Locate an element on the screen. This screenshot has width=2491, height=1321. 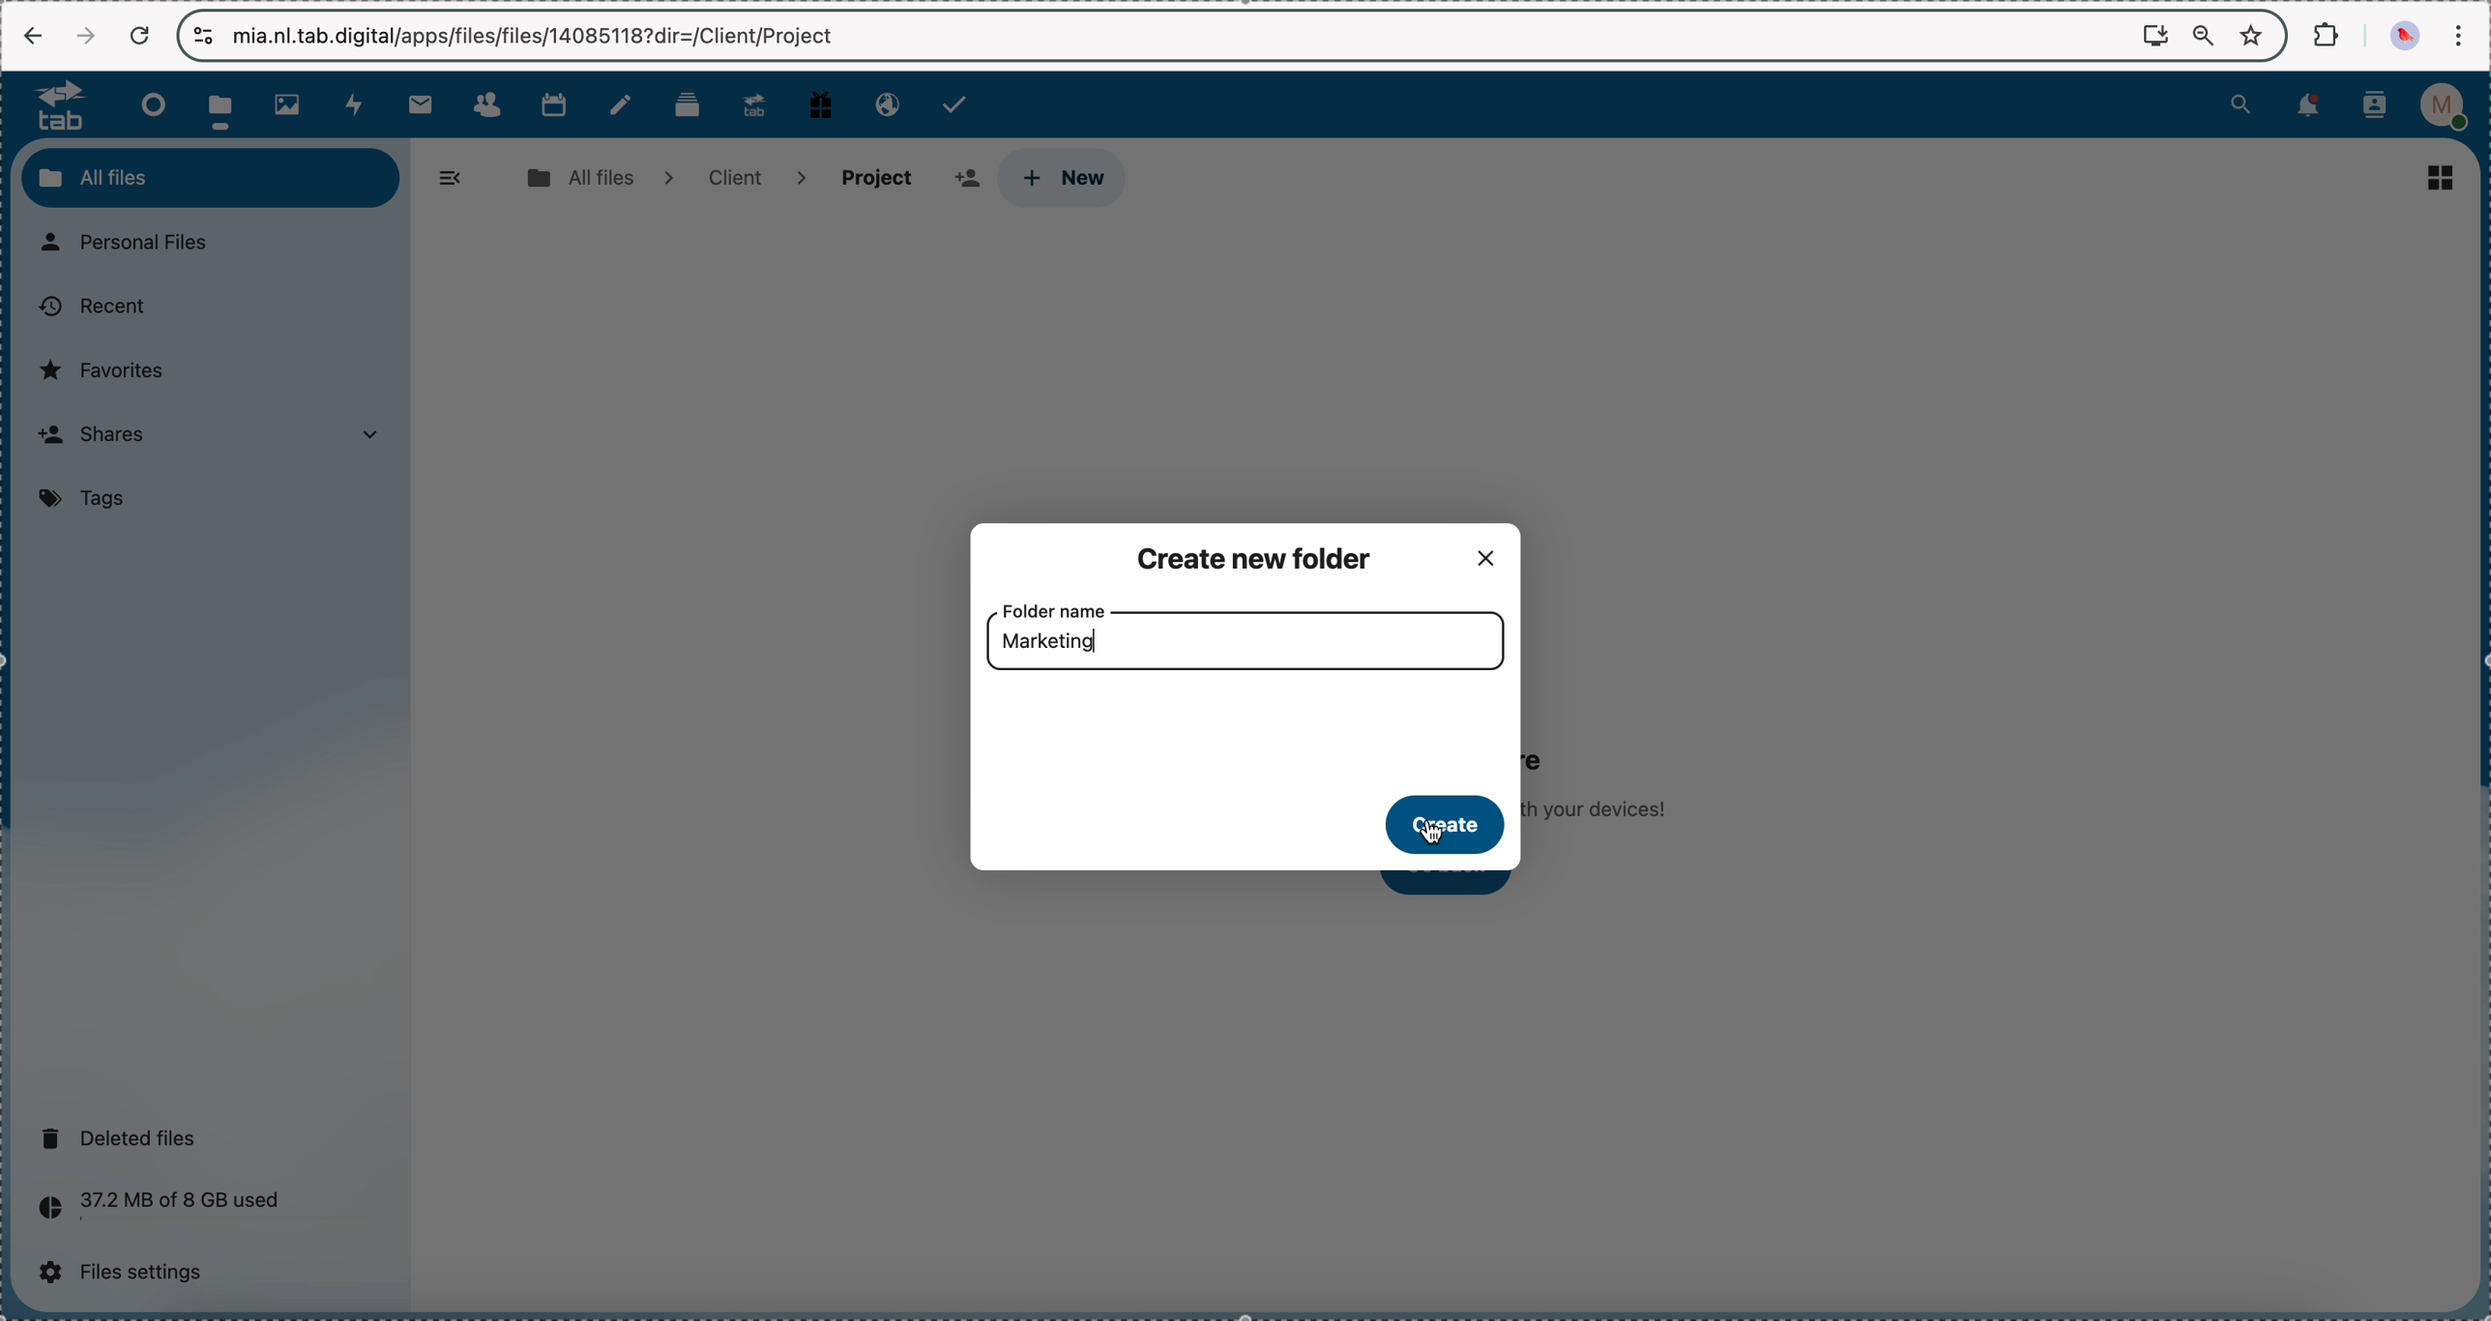
click on go back is located at coordinates (1458, 885).